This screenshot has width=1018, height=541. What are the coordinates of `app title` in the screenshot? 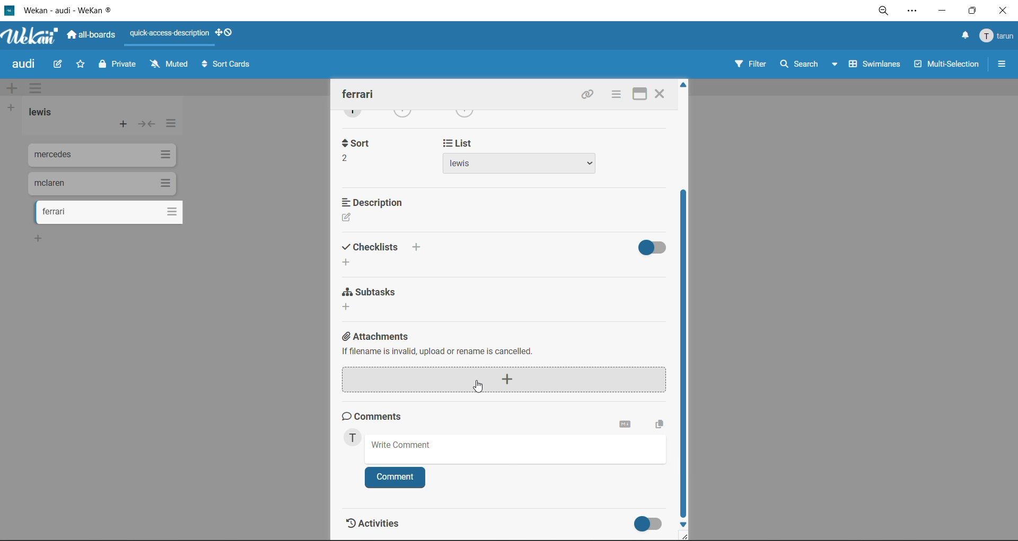 It's located at (82, 9).